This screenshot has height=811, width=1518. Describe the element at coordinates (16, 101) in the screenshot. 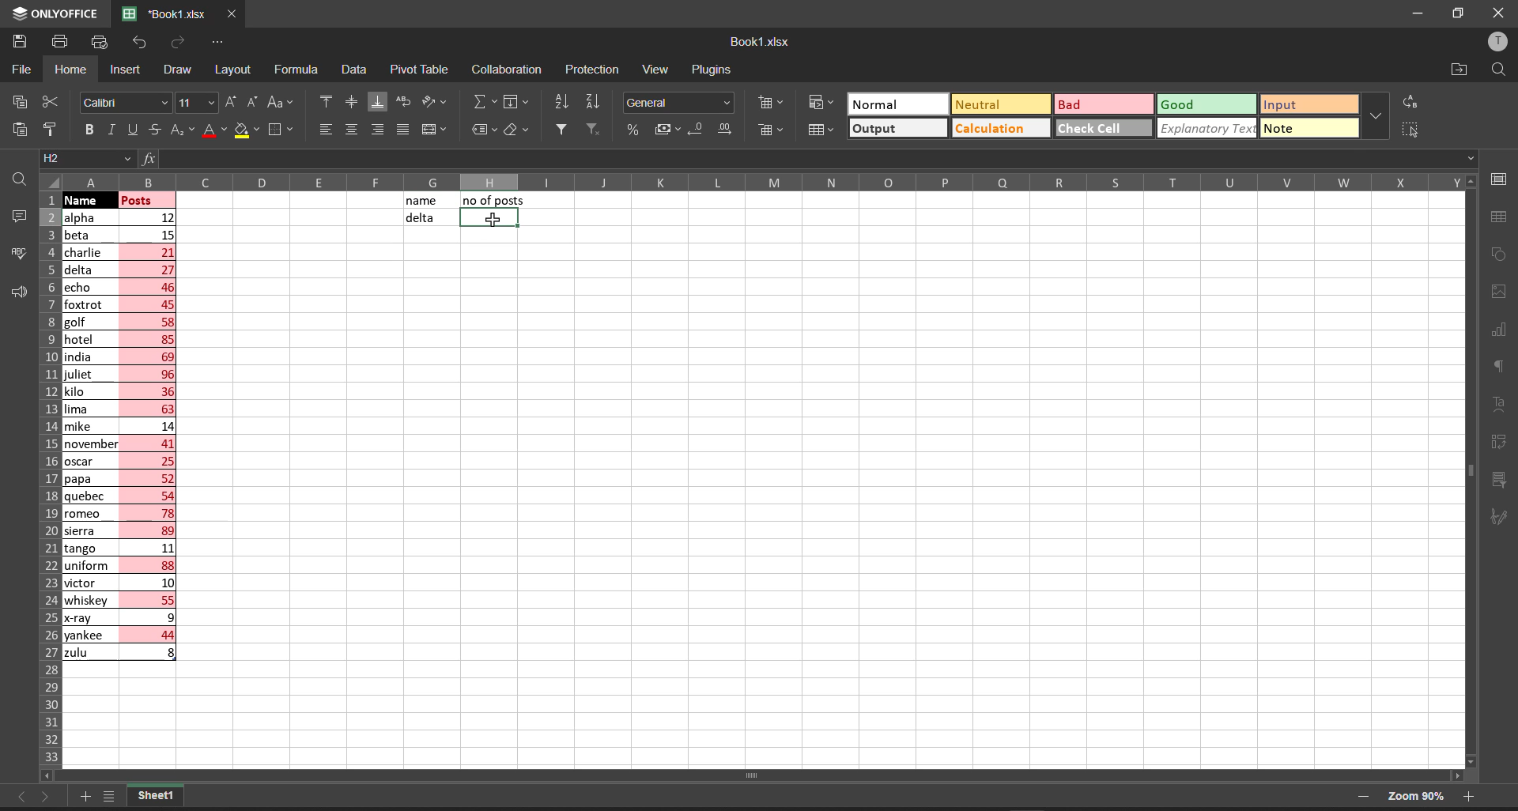

I see `copy` at that location.